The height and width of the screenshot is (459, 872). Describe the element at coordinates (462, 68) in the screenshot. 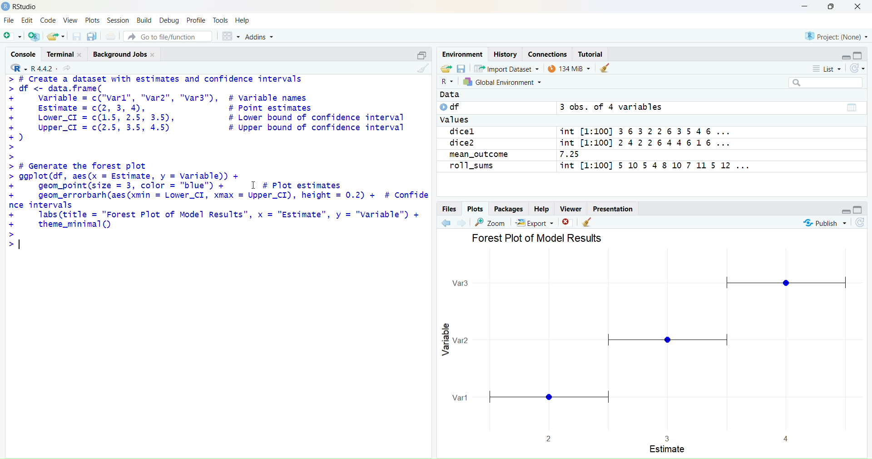

I see `save` at that location.